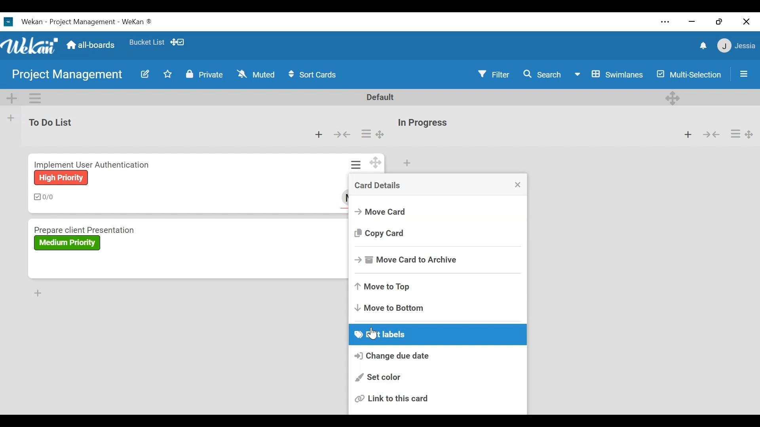 The height and width of the screenshot is (427, 760). Describe the element at coordinates (688, 133) in the screenshot. I see `Add Card to top of the list` at that location.